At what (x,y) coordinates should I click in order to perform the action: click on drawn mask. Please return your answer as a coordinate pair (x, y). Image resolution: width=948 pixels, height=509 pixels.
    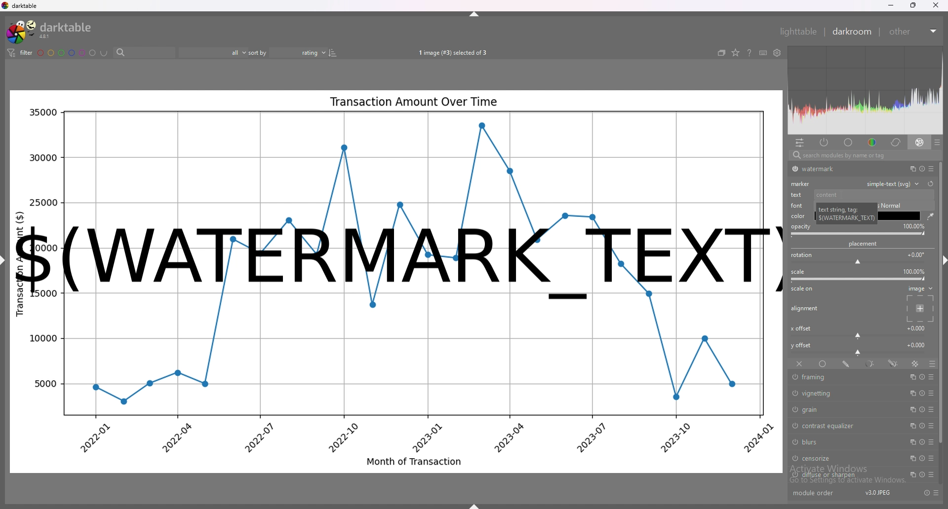
    Looking at the image, I should click on (847, 364).